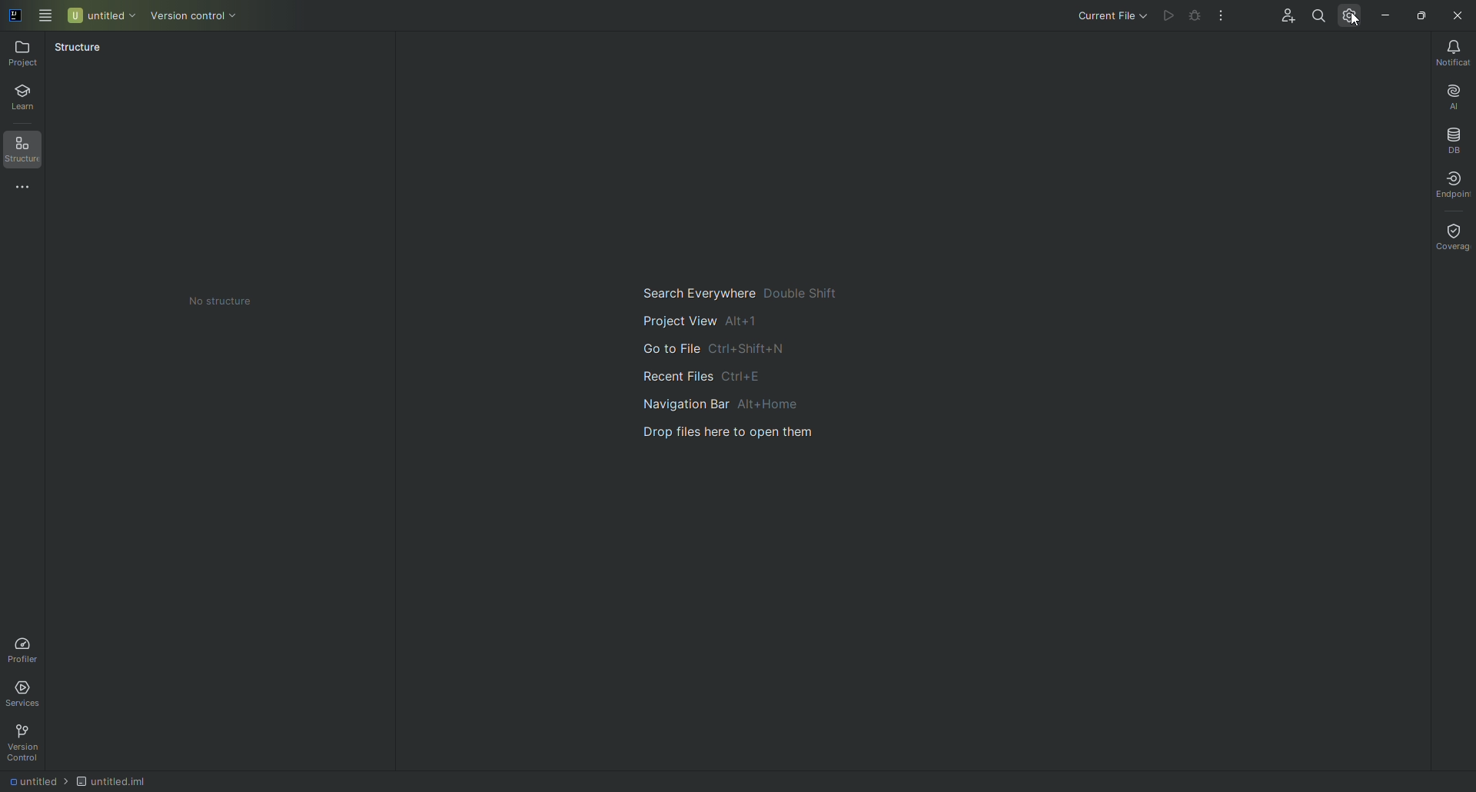 Image resolution: width=1476 pixels, height=792 pixels. What do you see at coordinates (728, 367) in the screenshot?
I see `Main guide to search and navigate files` at bounding box center [728, 367].